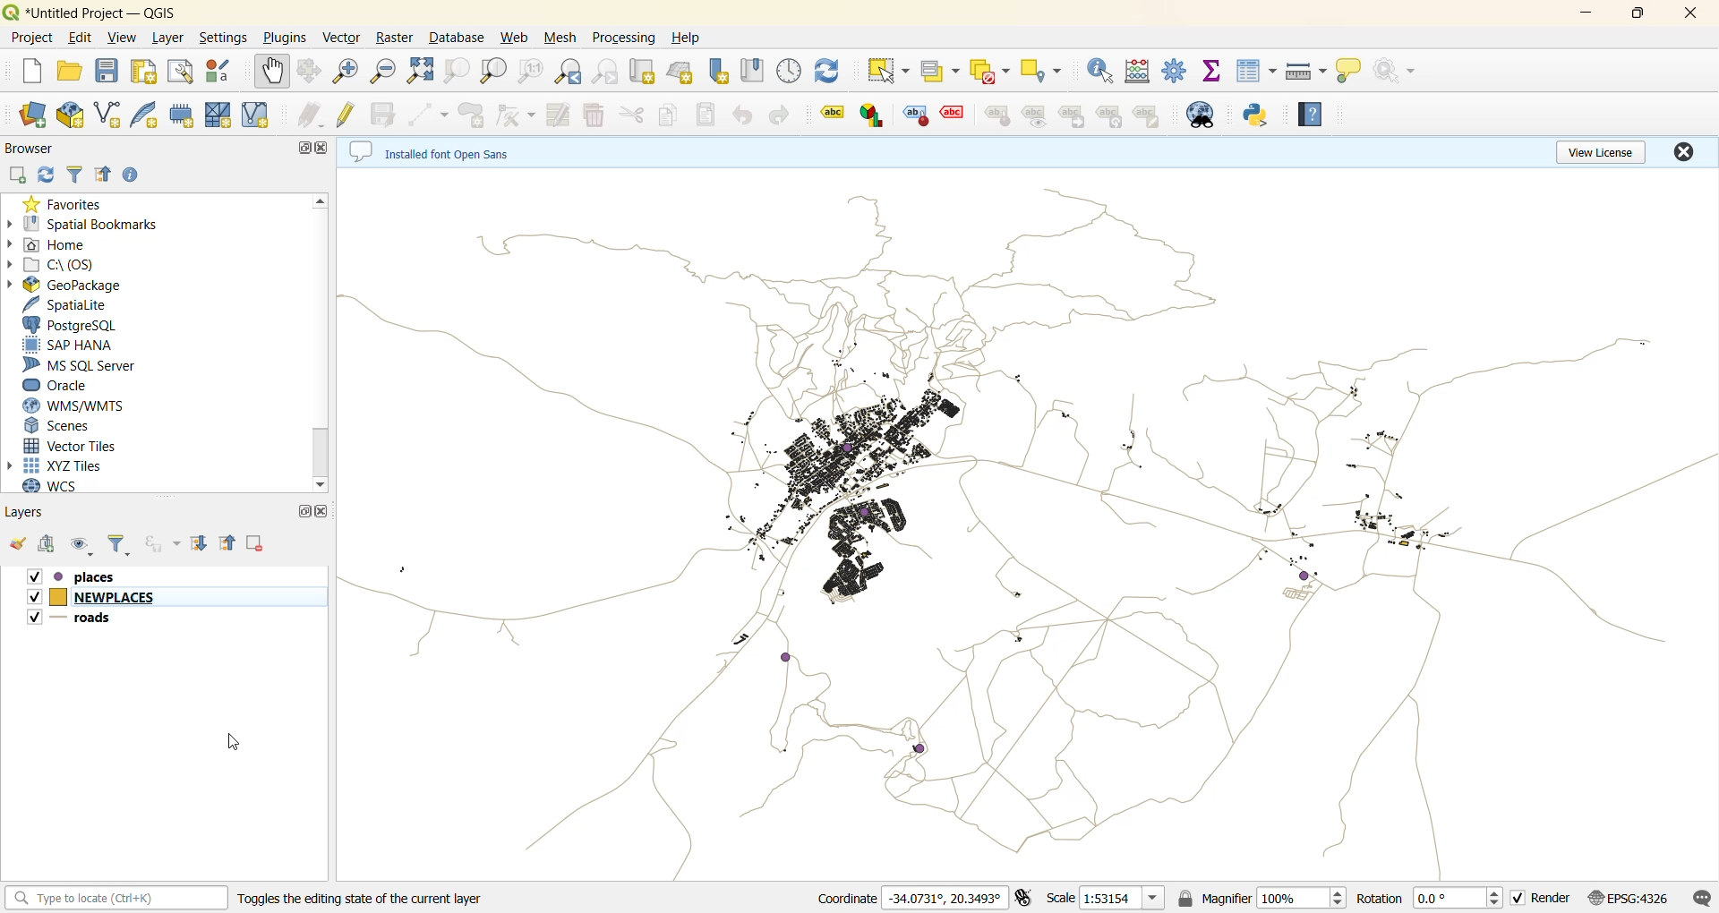 Image resolution: width=1719 pixels, height=913 pixels. I want to click on redo, so click(774, 115).